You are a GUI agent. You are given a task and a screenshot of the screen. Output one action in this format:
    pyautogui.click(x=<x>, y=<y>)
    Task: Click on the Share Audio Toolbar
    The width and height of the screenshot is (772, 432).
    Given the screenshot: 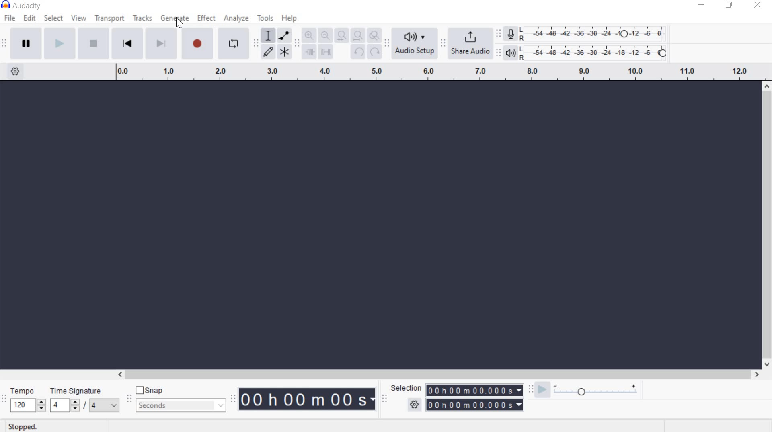 What is the action you would take?
    pyautogui.click(x=442, y=43)
    